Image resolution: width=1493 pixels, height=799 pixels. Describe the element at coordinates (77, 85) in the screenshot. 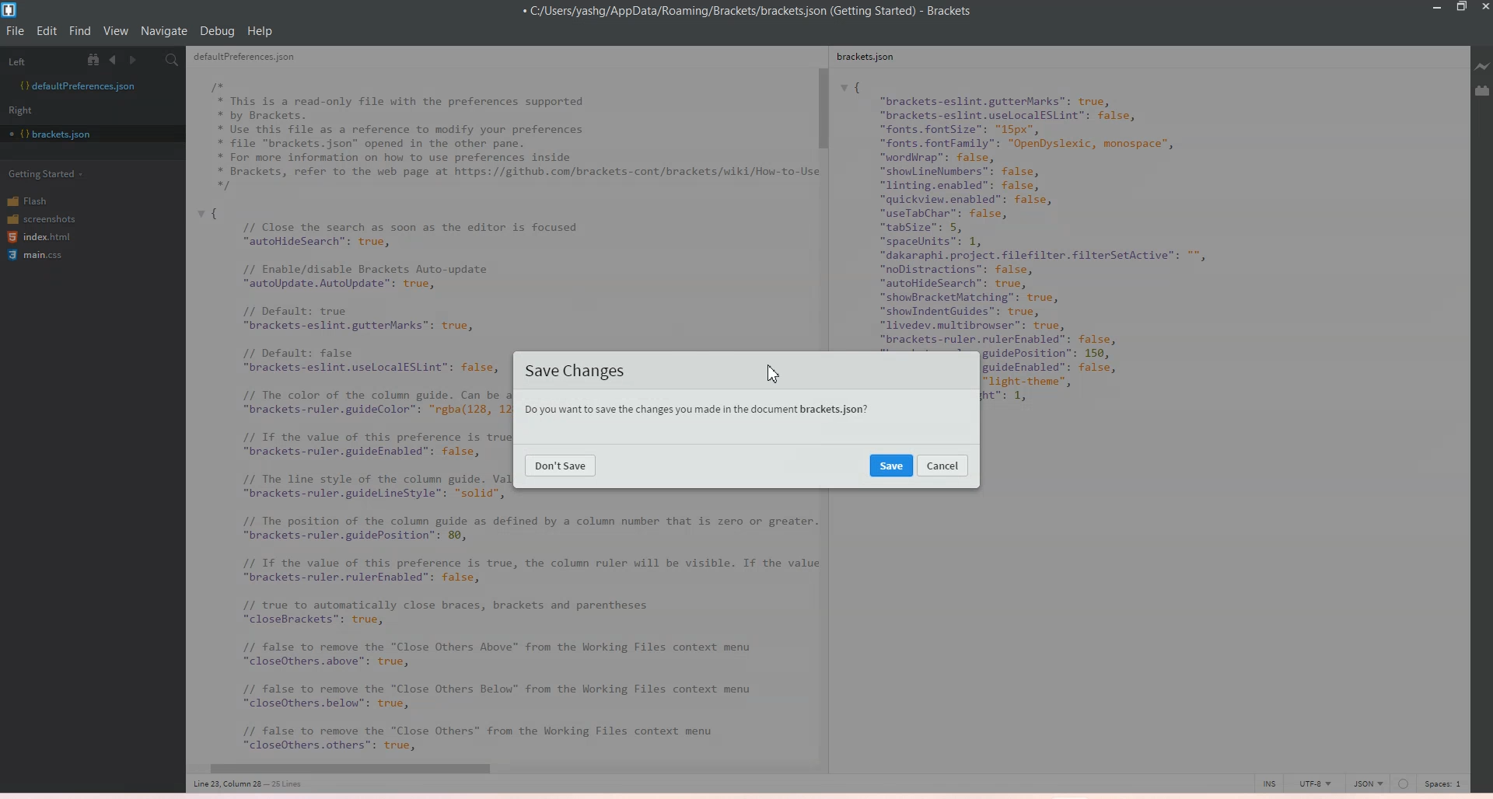

I see `Default Preferences.json` at that location.